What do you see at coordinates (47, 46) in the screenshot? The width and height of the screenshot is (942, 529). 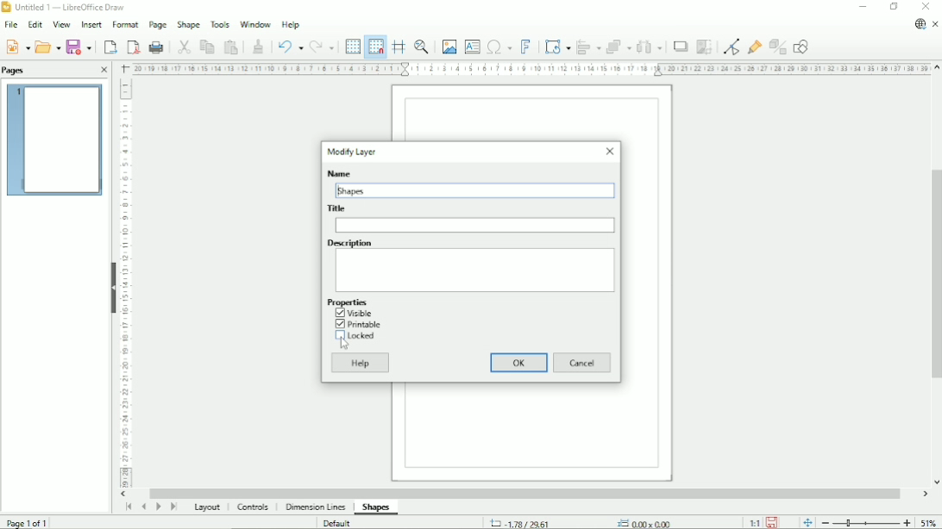 I see `Open ` at bounding box center [47, 46].